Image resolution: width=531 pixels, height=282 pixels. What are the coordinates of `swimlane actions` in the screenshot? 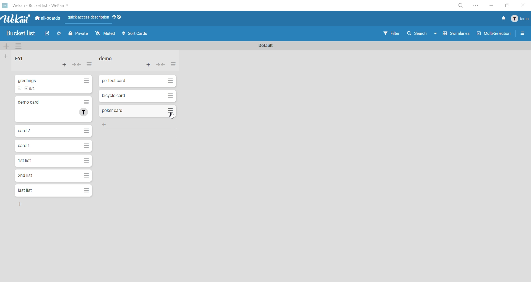 It's located at (21, 46).